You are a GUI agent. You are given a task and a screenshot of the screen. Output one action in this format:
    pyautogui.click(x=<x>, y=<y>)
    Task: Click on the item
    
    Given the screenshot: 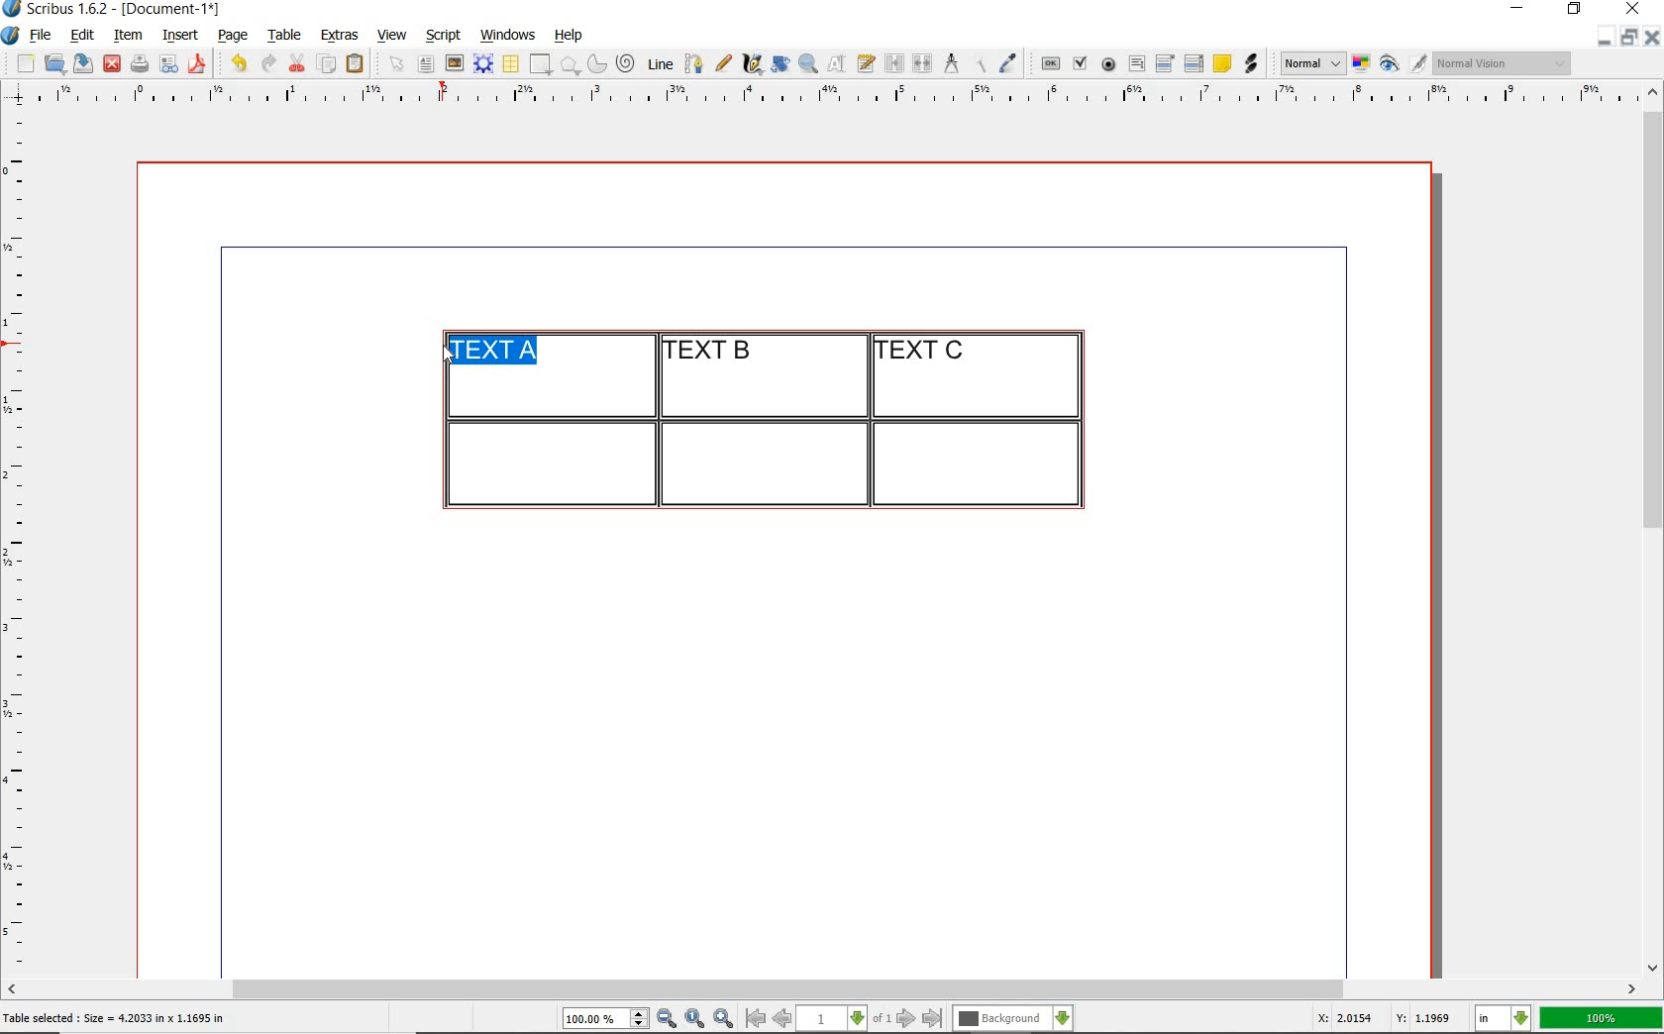 What is the action you would take?
    pyautogui.click(x=127, y=36)
    